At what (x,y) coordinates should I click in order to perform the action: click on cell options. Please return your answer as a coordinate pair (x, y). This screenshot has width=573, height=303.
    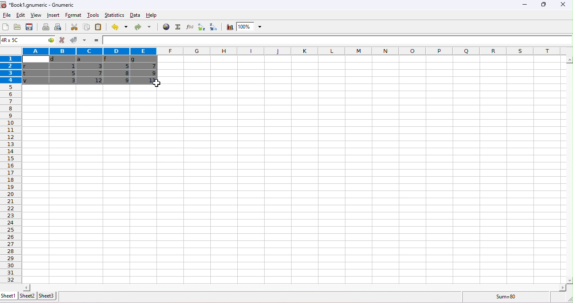
    Looking at the image, I should click on (49, 40).